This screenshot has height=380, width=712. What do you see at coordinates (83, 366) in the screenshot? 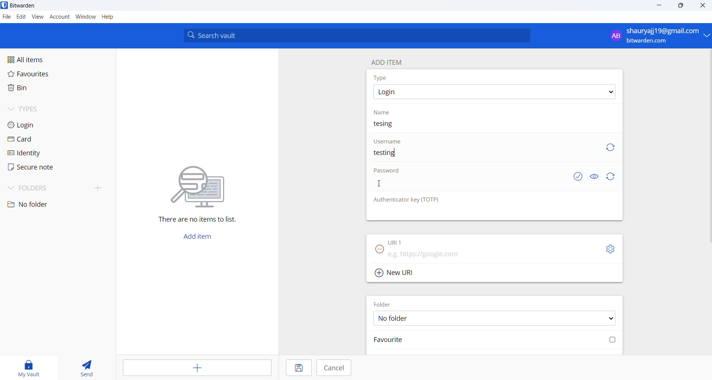
I see `send` at bounding box center [83, 366].